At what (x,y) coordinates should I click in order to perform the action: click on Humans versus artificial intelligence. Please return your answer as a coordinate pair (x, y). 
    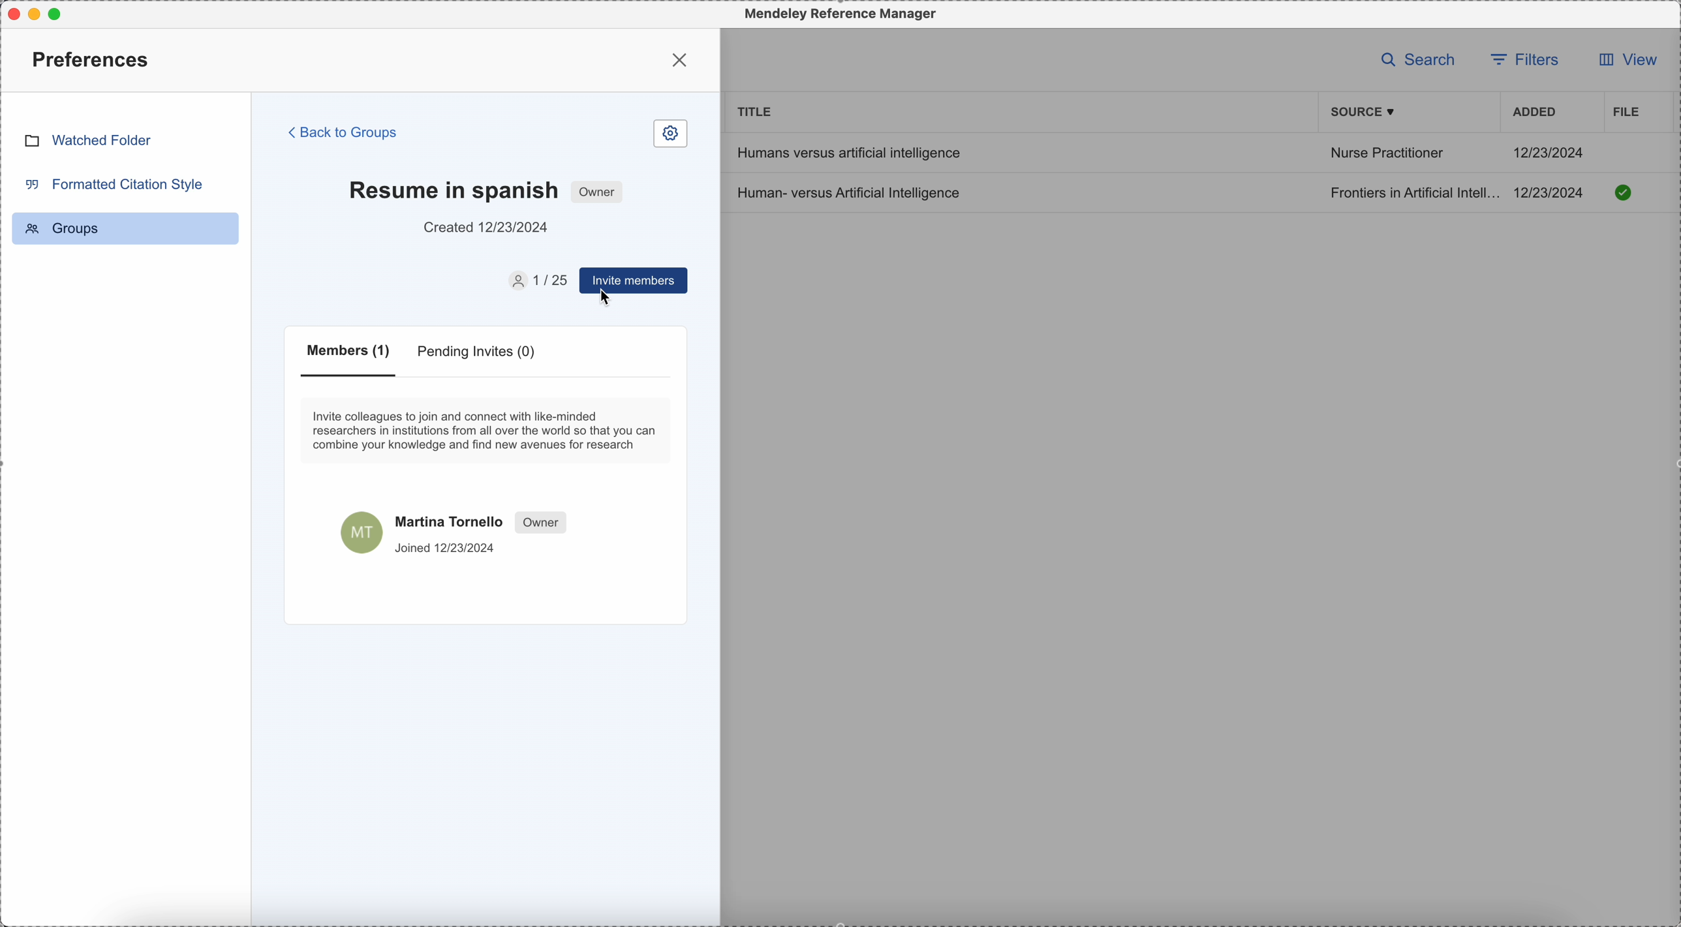
    Looking at the image, I should click on (847, 152).